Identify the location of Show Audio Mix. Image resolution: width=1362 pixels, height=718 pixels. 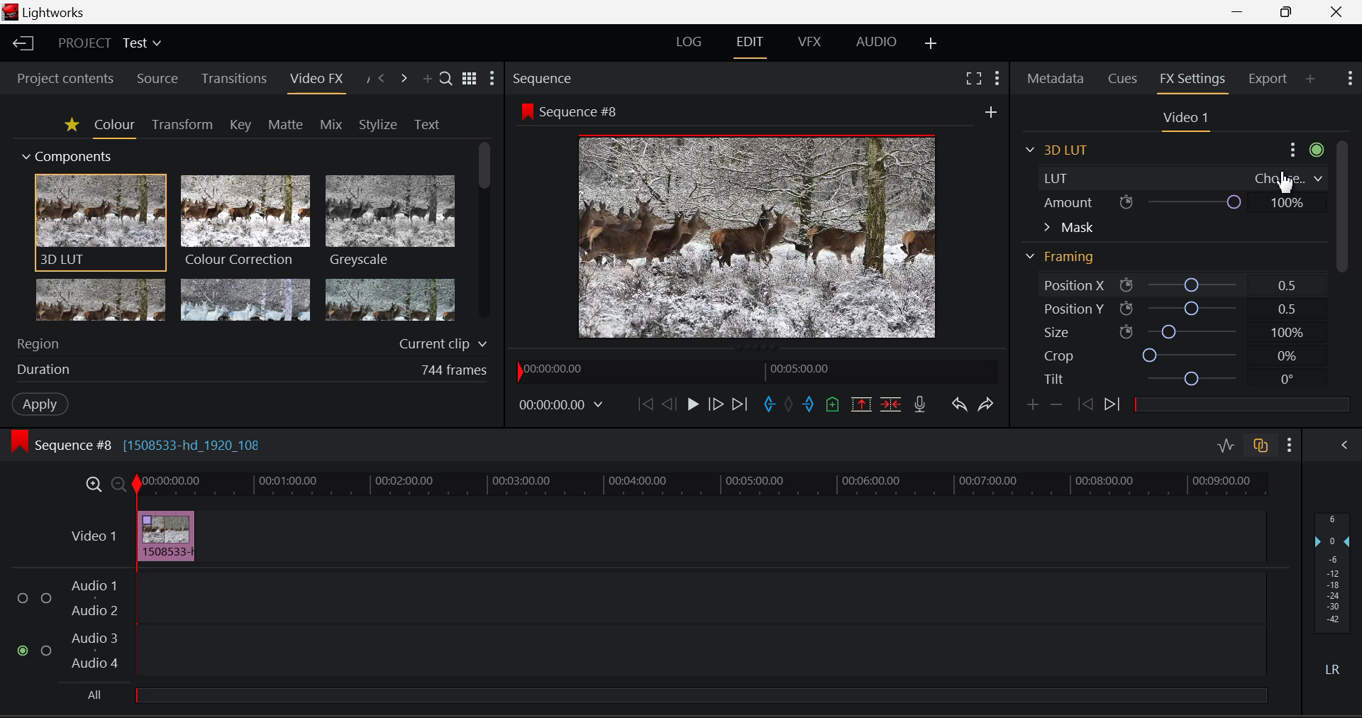
(1341, 443).